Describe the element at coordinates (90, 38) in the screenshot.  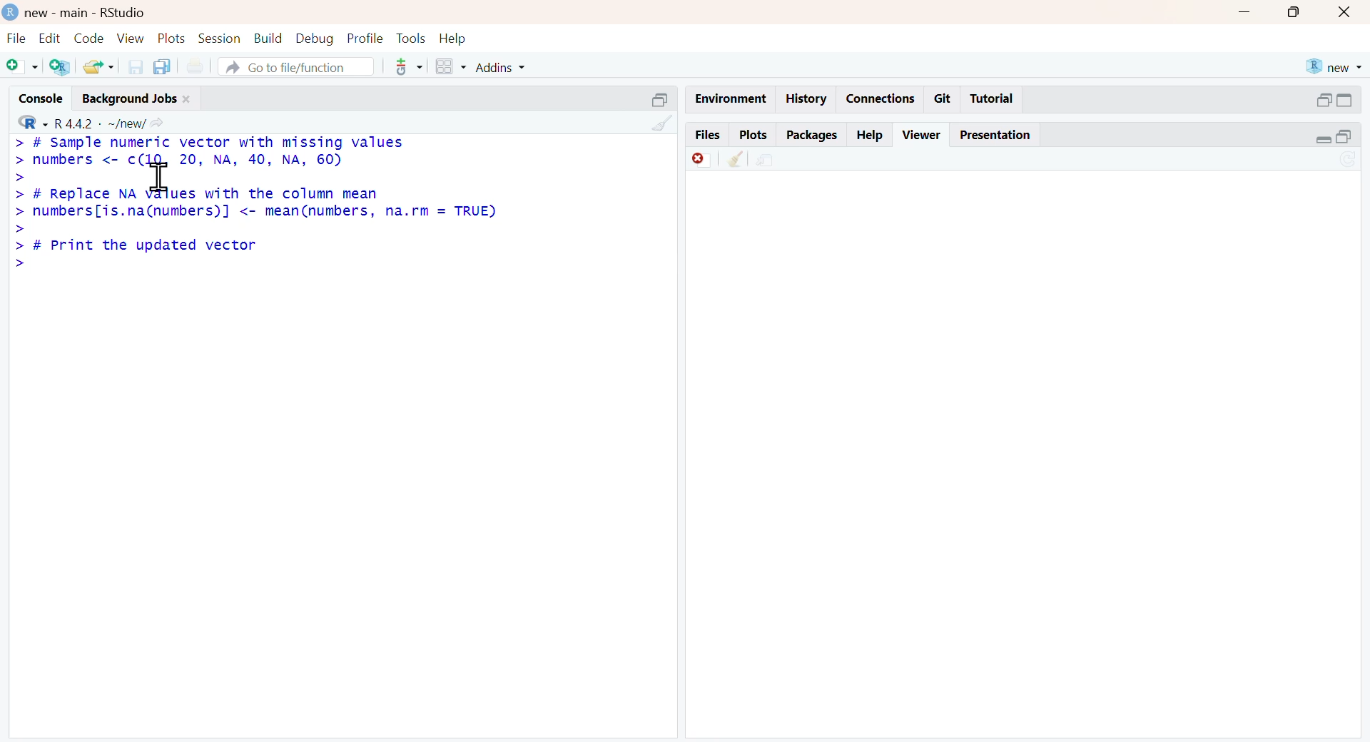
I see `code` at that location.